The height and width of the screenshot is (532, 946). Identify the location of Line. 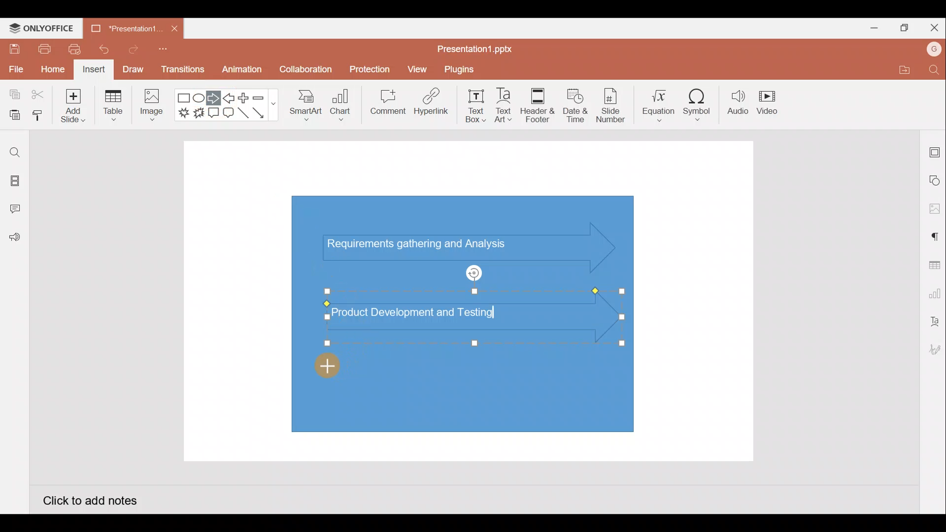
(244, 116).